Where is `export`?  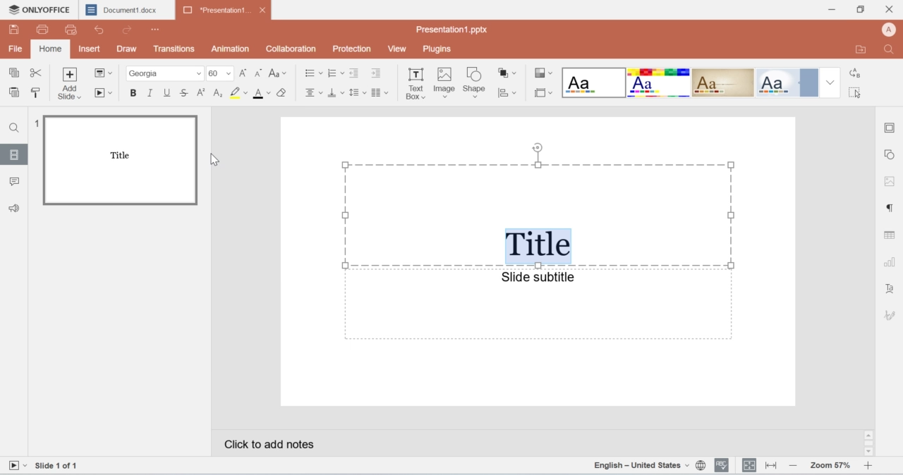 export is located at coordinates (863, 49).